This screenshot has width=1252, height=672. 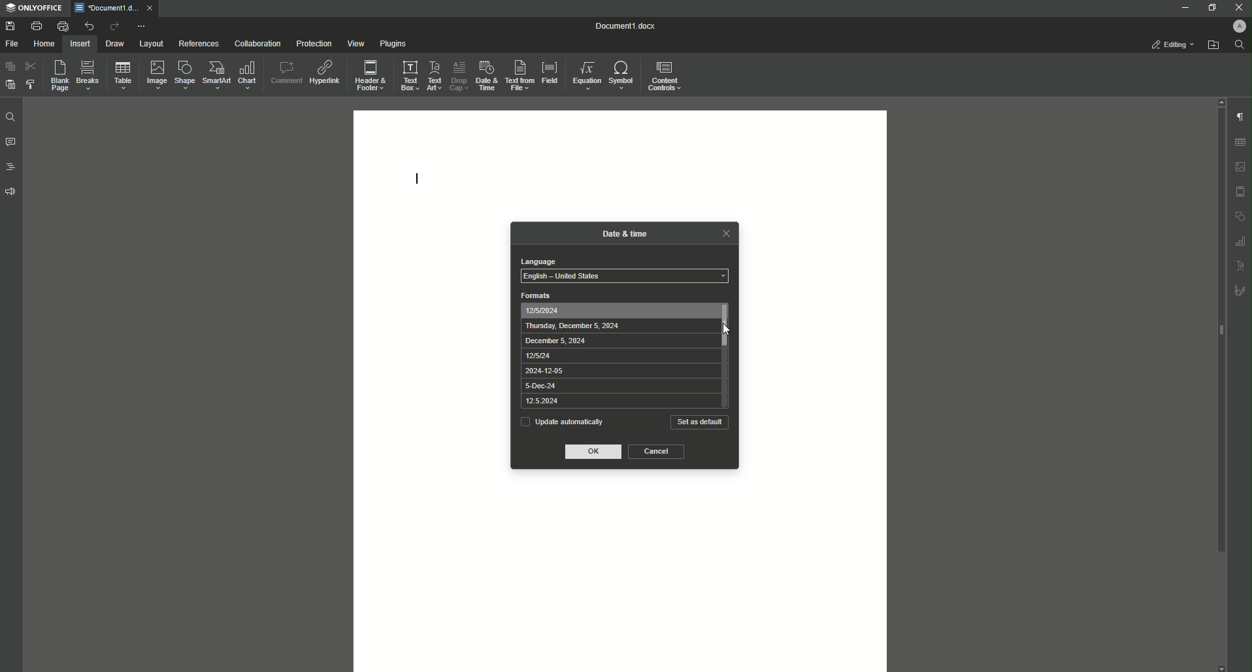 What do you see at coordinates (587, 75) in the screenshot?
I see `Equation` at bounding box center [587, 75].